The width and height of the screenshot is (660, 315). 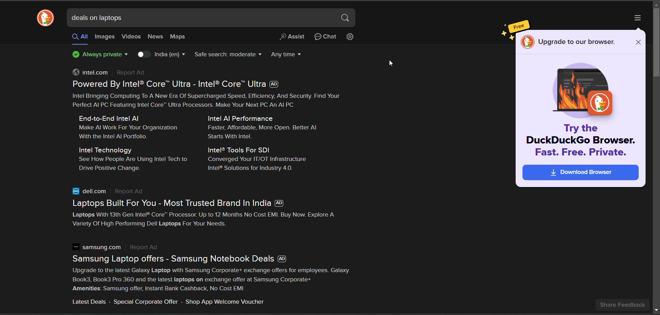 What do you see at coordinates (215, 280) in the screenshot?
I see `Upgrade to the latest Galaxy Laptop with Samsung Corporate+ exchange offers for employees. Galaxy
Book3, Book3 Pro 360 and the latest laptops on exchange offer at Samsung Corporate+
Amenities: Samsung offer, Instant Bank Cashback, No Cost EMI` at bounding box center [215, 280].